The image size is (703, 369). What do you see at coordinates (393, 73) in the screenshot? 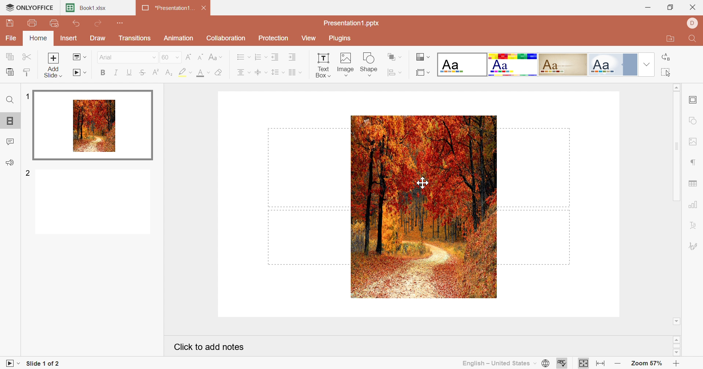
I see `Align shape` at bounding box center [393, 73].